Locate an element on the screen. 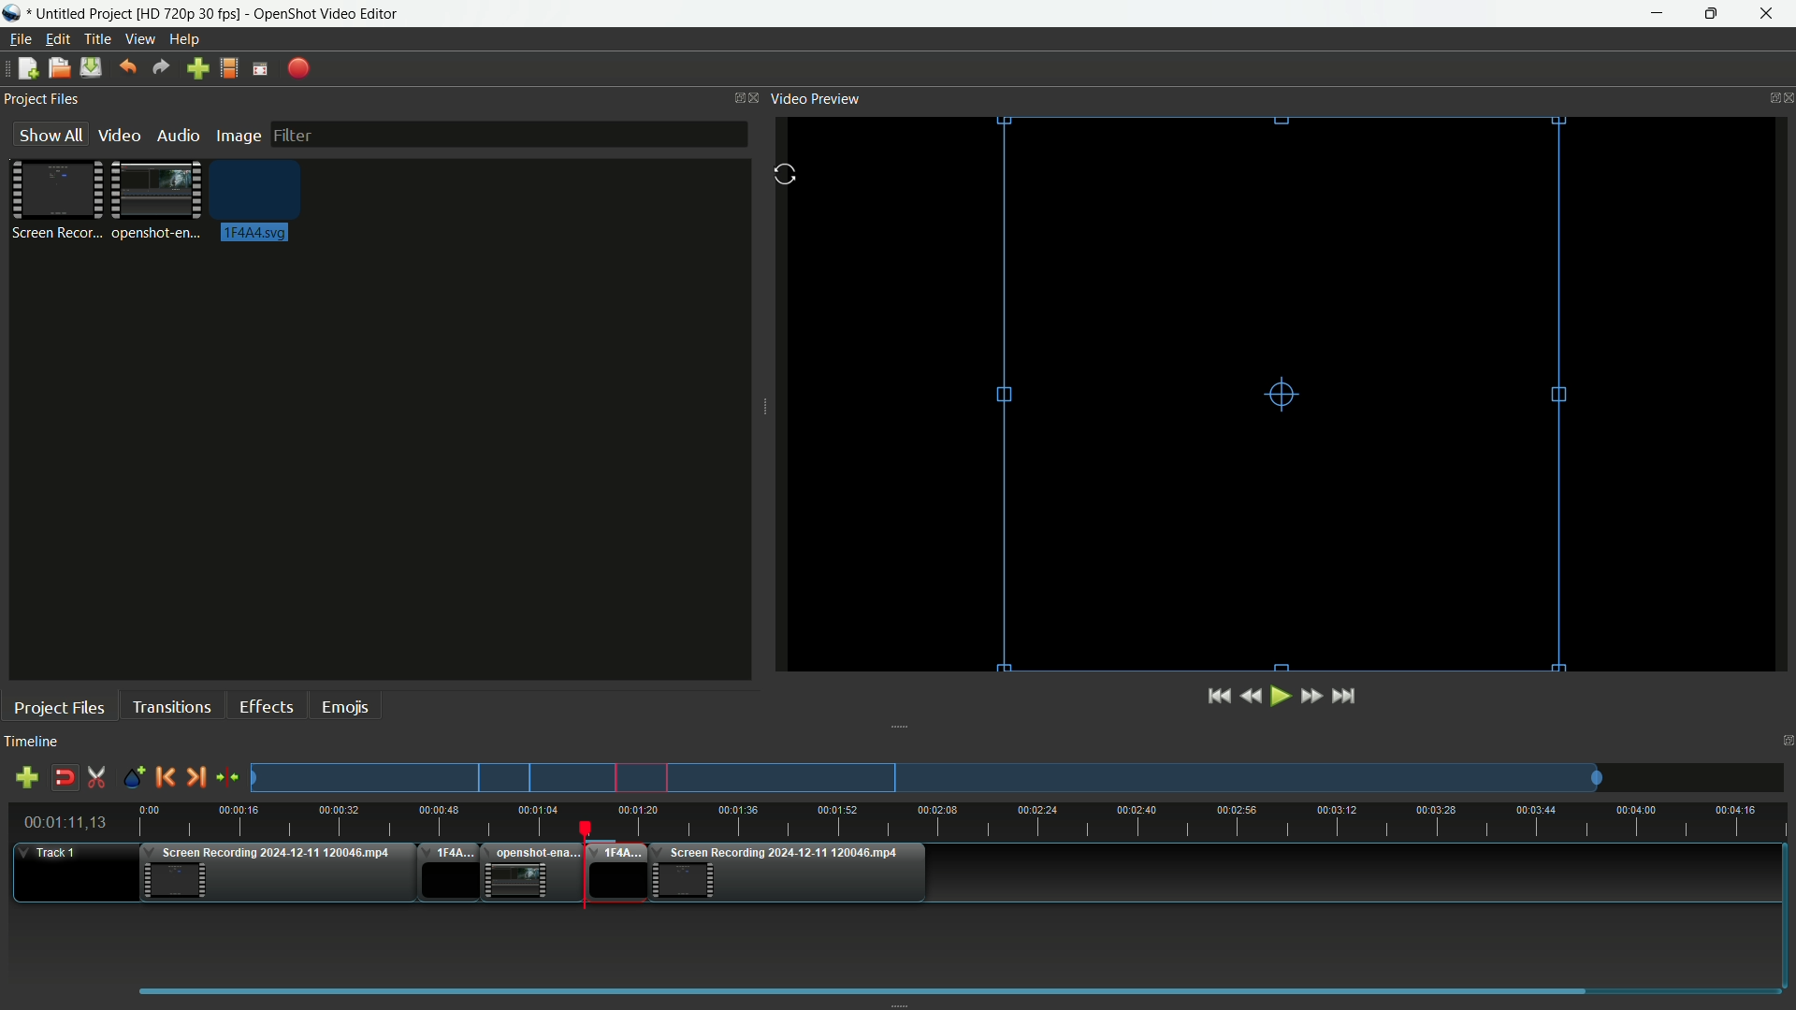  File menu is located at coordinates (17, 41).